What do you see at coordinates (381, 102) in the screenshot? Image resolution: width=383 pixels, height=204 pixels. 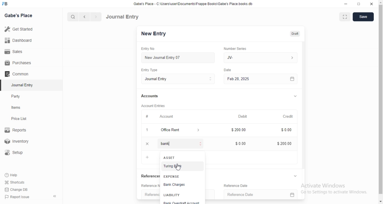 I see `scrollbar` at bounding box center [381, 102].